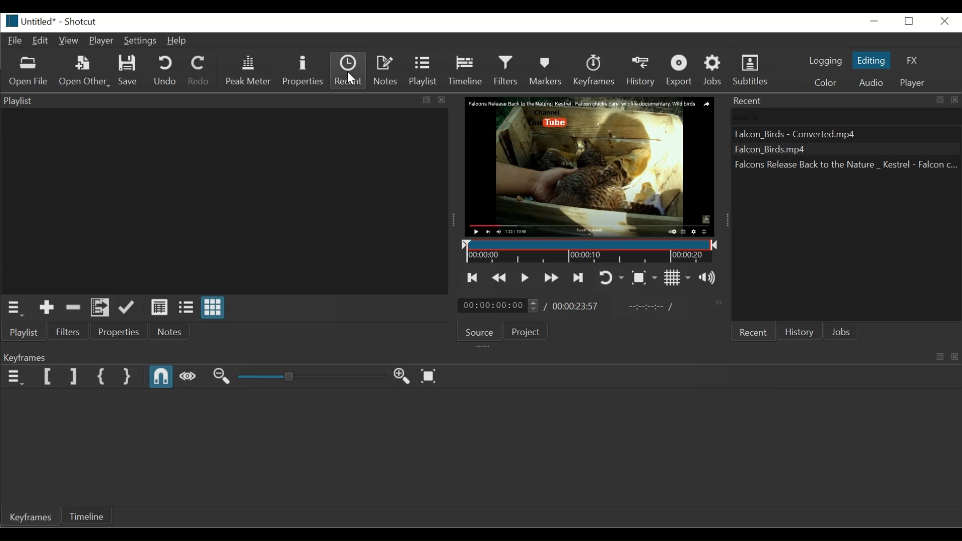 Image resolution: width=962 pixels, height=541 pixels. I want to click on Subtitles, so click(751, 70).